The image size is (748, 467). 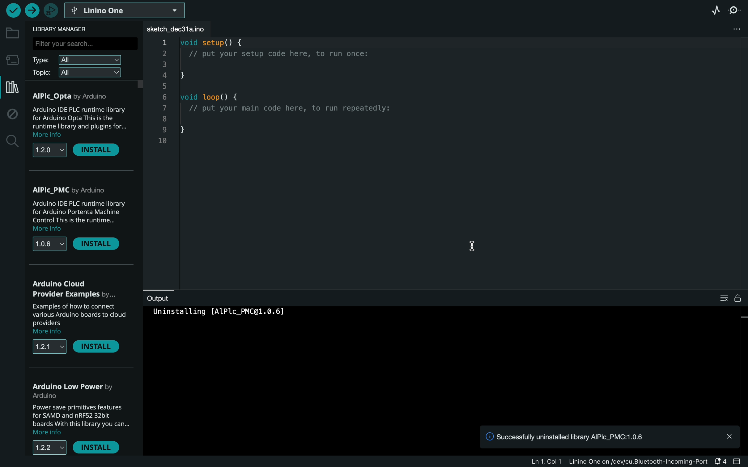 What do you see at coordinates (730, 298) in the screenshot?
I see `clear` at bounding box center [730, 298].